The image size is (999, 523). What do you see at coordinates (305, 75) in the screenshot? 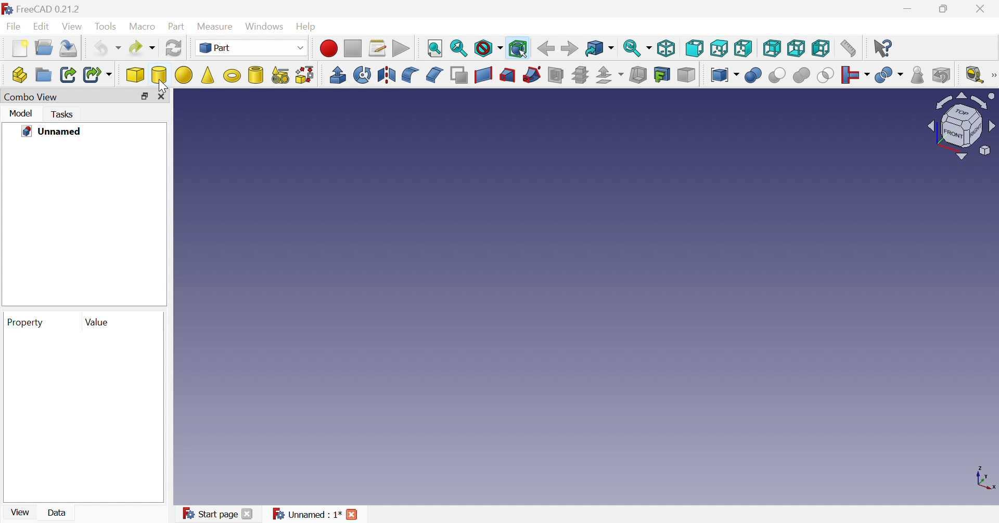
I see `Shape builder` at bounding box center [305, 75].